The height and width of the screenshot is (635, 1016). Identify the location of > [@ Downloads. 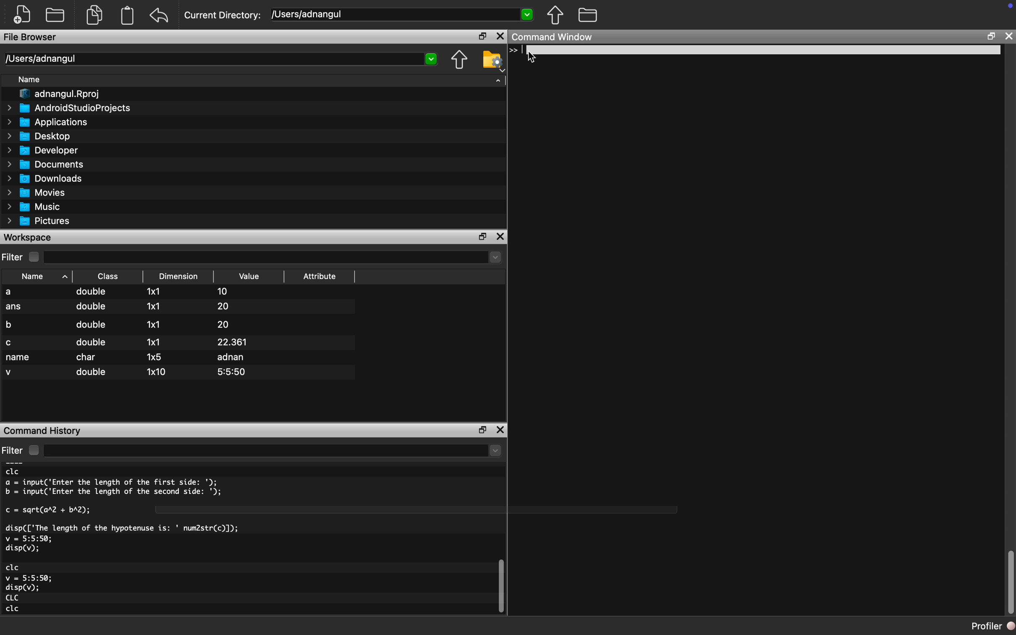
(45, 179).